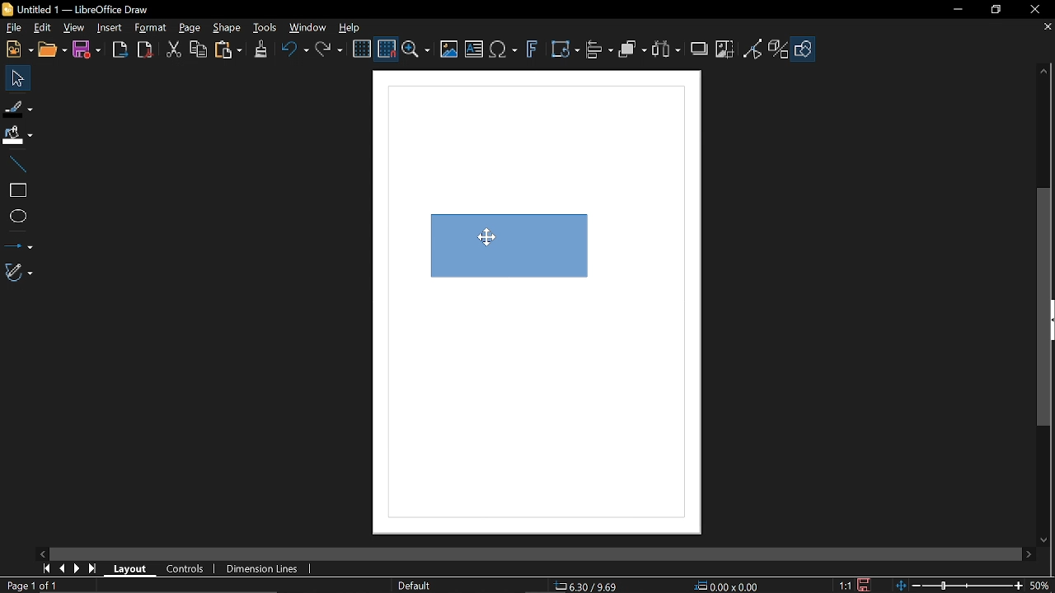  What do you see at coordinates (190, 27) in the screenshot?
I see `Page` at bounding box center [190, 27].